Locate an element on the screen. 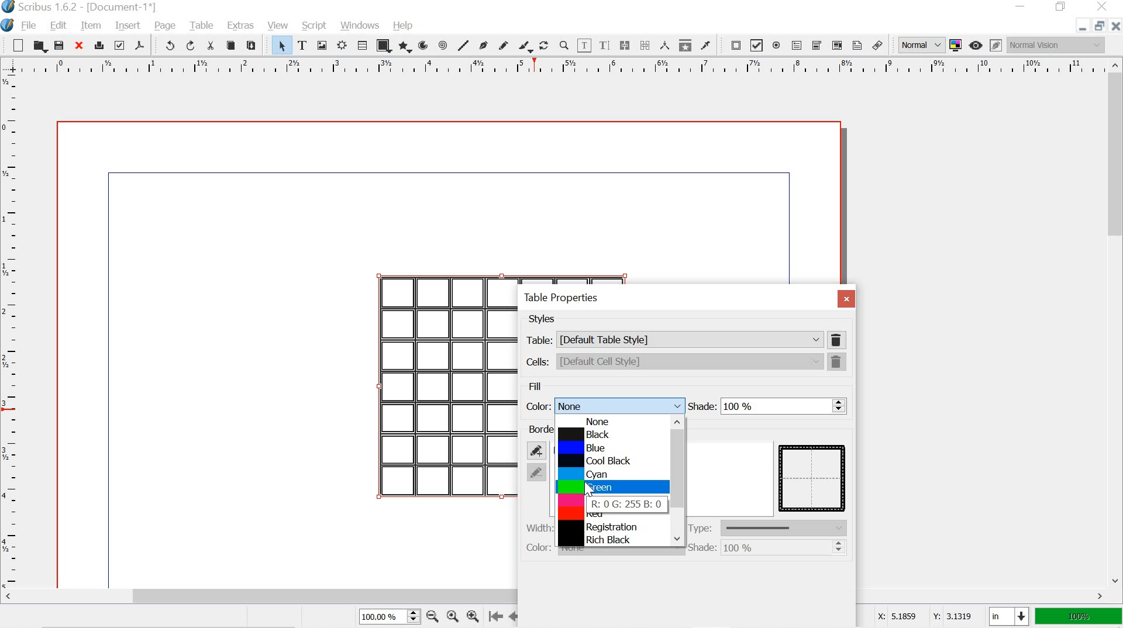 The image size is (1123, 628). in is located at coordinates (1007, 617).